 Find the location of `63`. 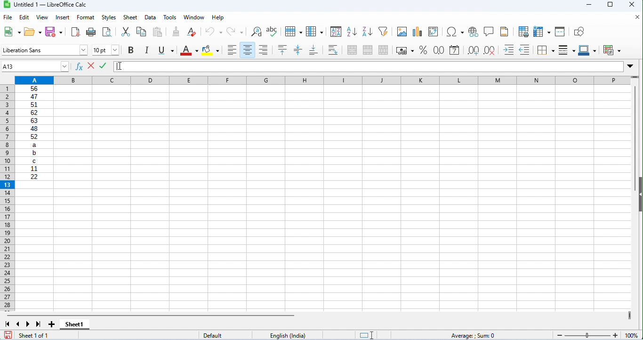

63 is located at coordinates (34, 121).